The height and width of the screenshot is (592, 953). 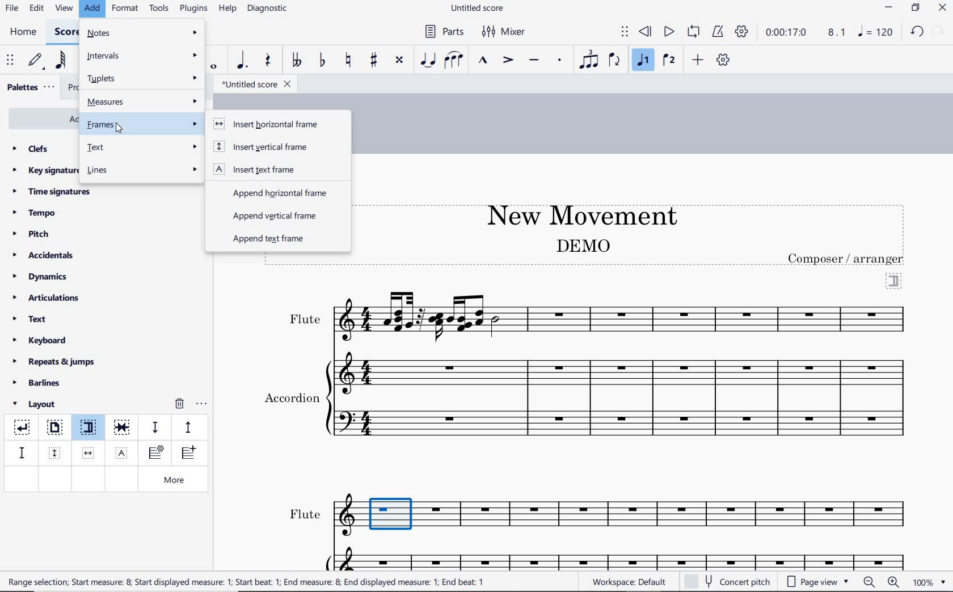 What do you see at coordinates (269, 10) in the screenshot?
I see `diagnostic` at bounding box center [269, 10].